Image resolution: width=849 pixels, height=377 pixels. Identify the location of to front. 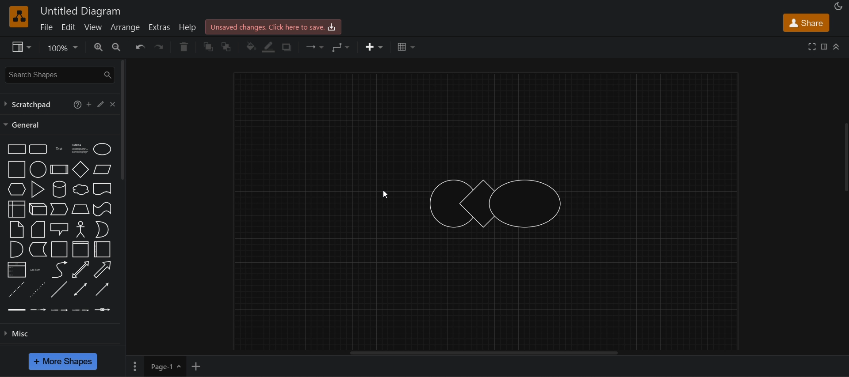
(209, 47).